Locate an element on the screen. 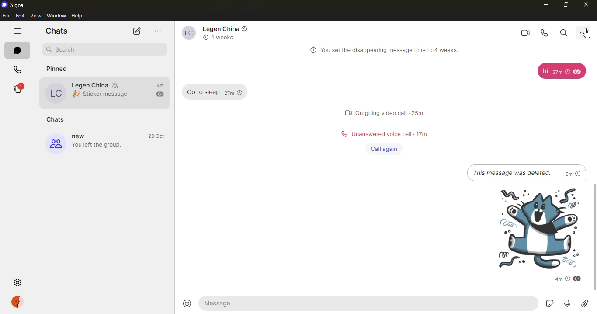  time is located at coordinates (419, 113).